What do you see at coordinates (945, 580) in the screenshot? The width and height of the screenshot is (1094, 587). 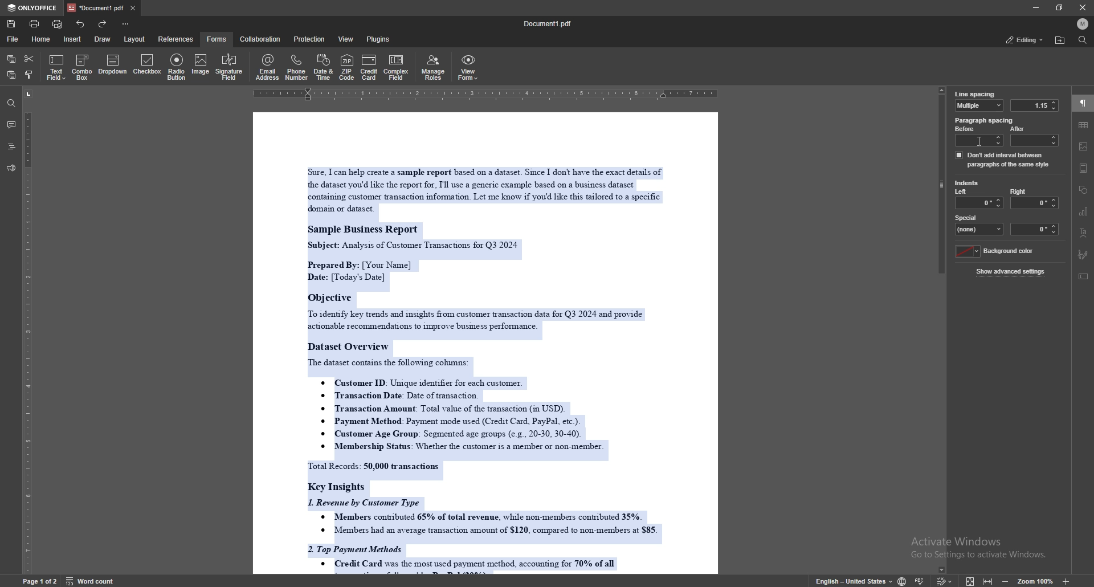 I see `track change` at bounding box center [945, 580].